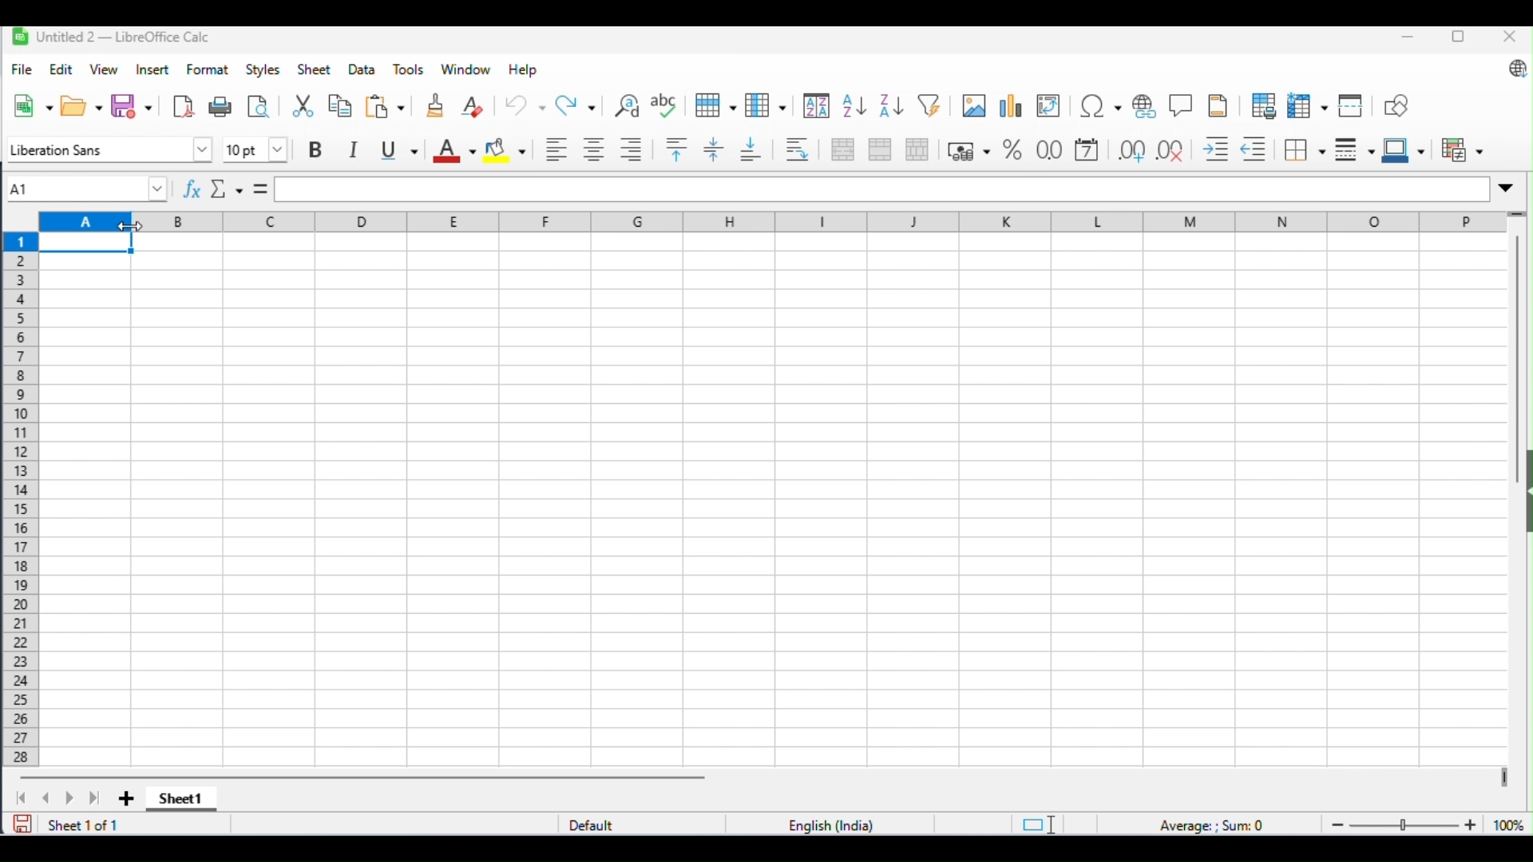  What do you see at coordinates (1518, 215) in the screenshot?
I see `drag to view more rows` at bounding box center [1518, 215].